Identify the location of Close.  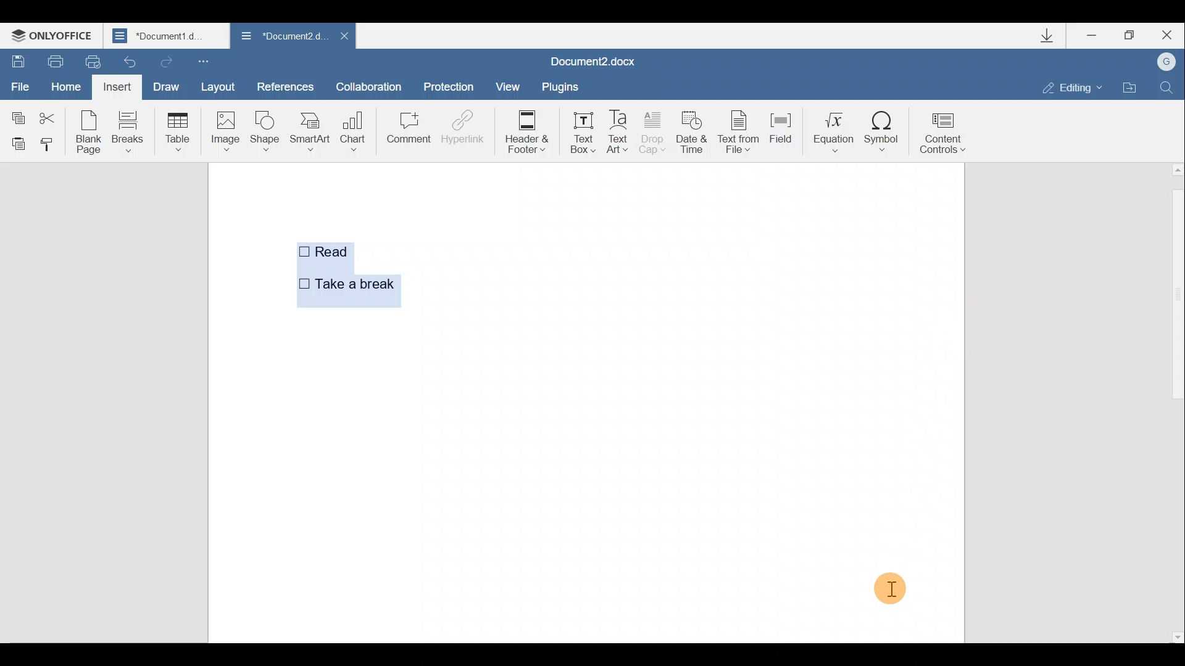
(344, 36).